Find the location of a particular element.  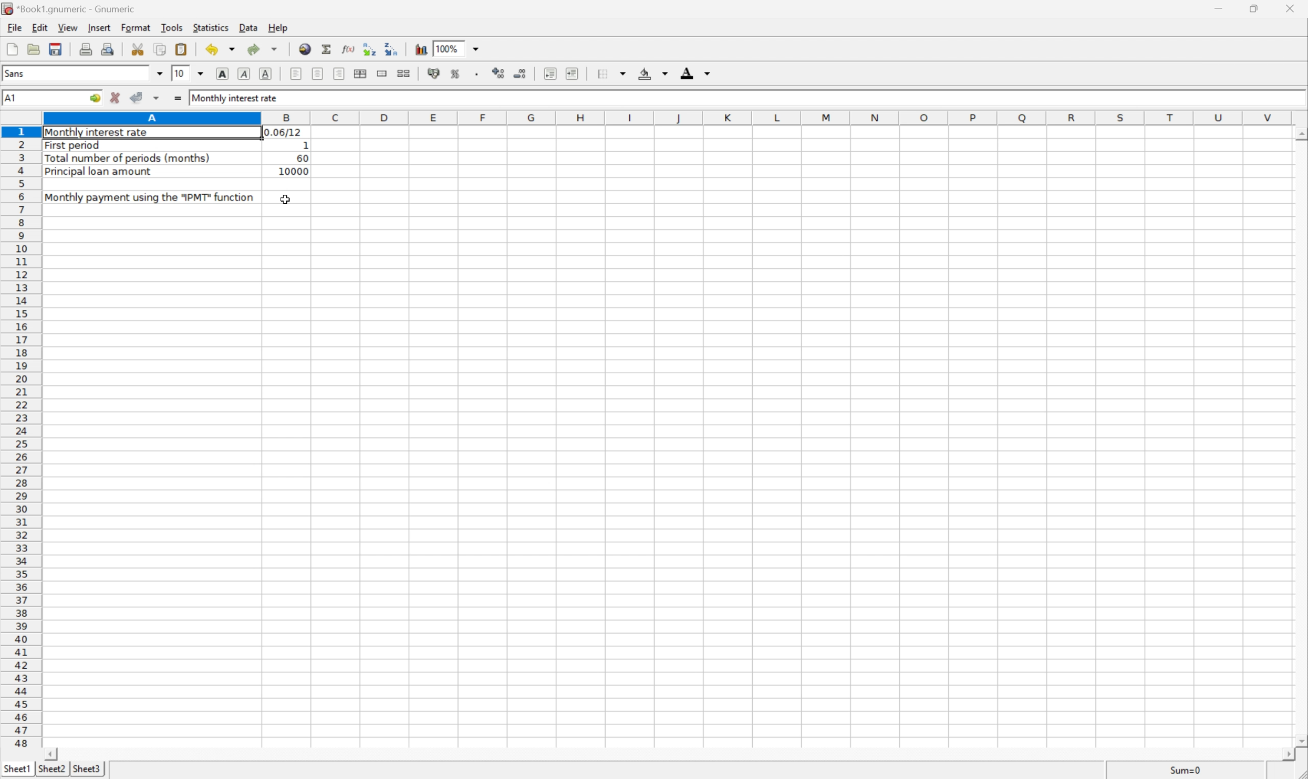

Print preview is located at coordinates (109, 48).